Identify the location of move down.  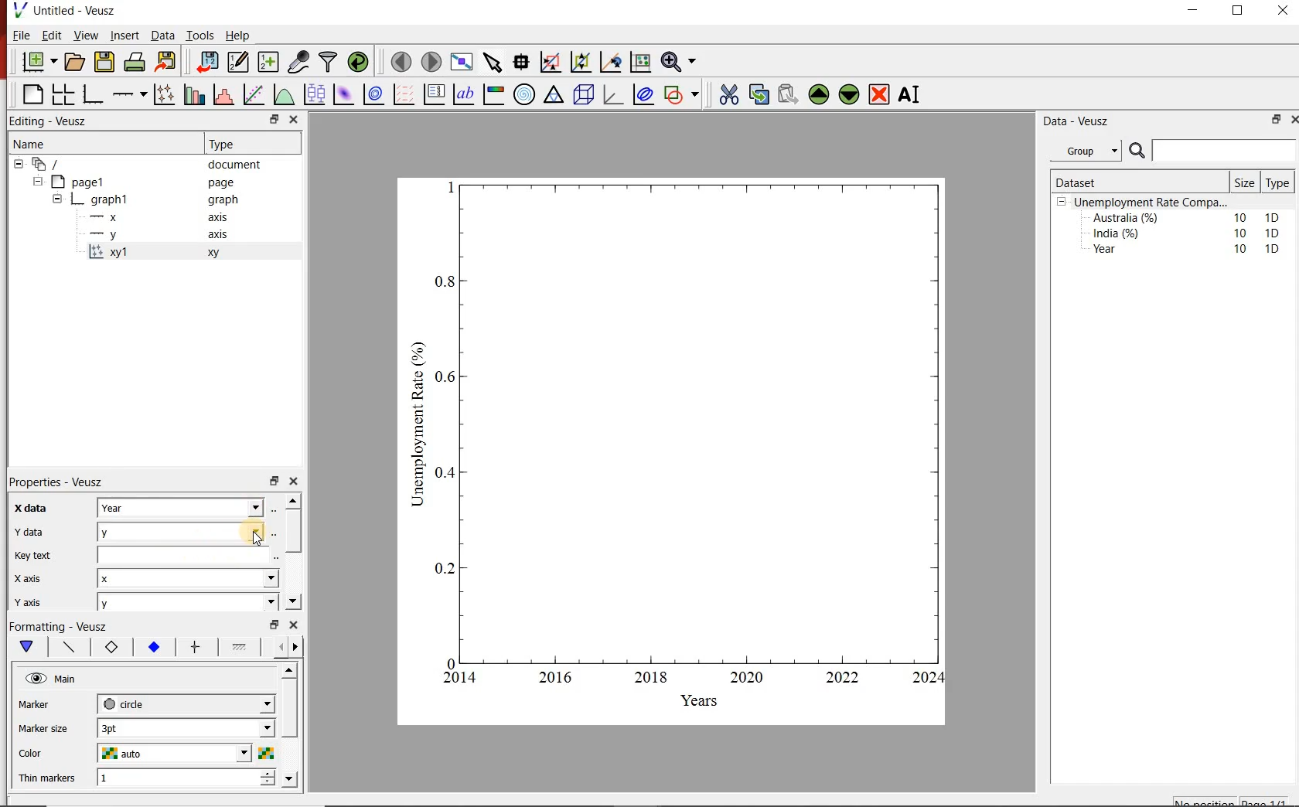
(289, 779).